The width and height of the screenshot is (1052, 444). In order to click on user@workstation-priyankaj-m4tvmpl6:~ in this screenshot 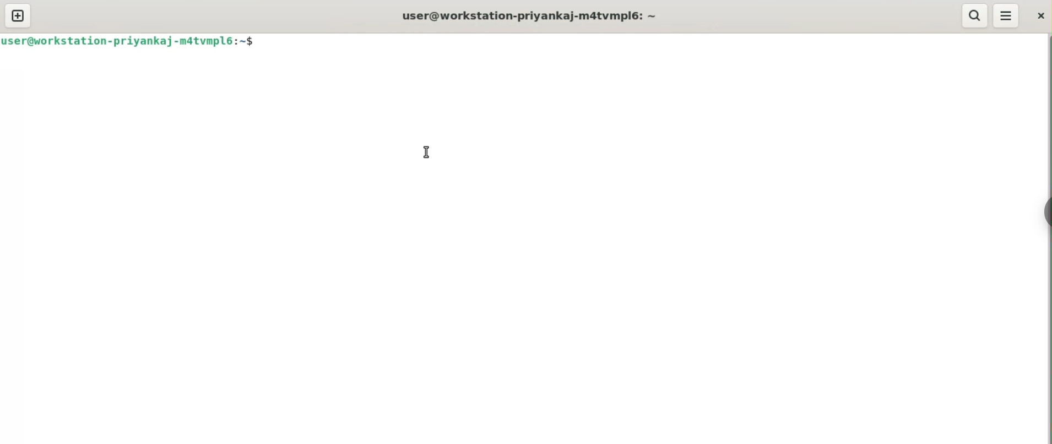, I will do `click(530, 17)`.